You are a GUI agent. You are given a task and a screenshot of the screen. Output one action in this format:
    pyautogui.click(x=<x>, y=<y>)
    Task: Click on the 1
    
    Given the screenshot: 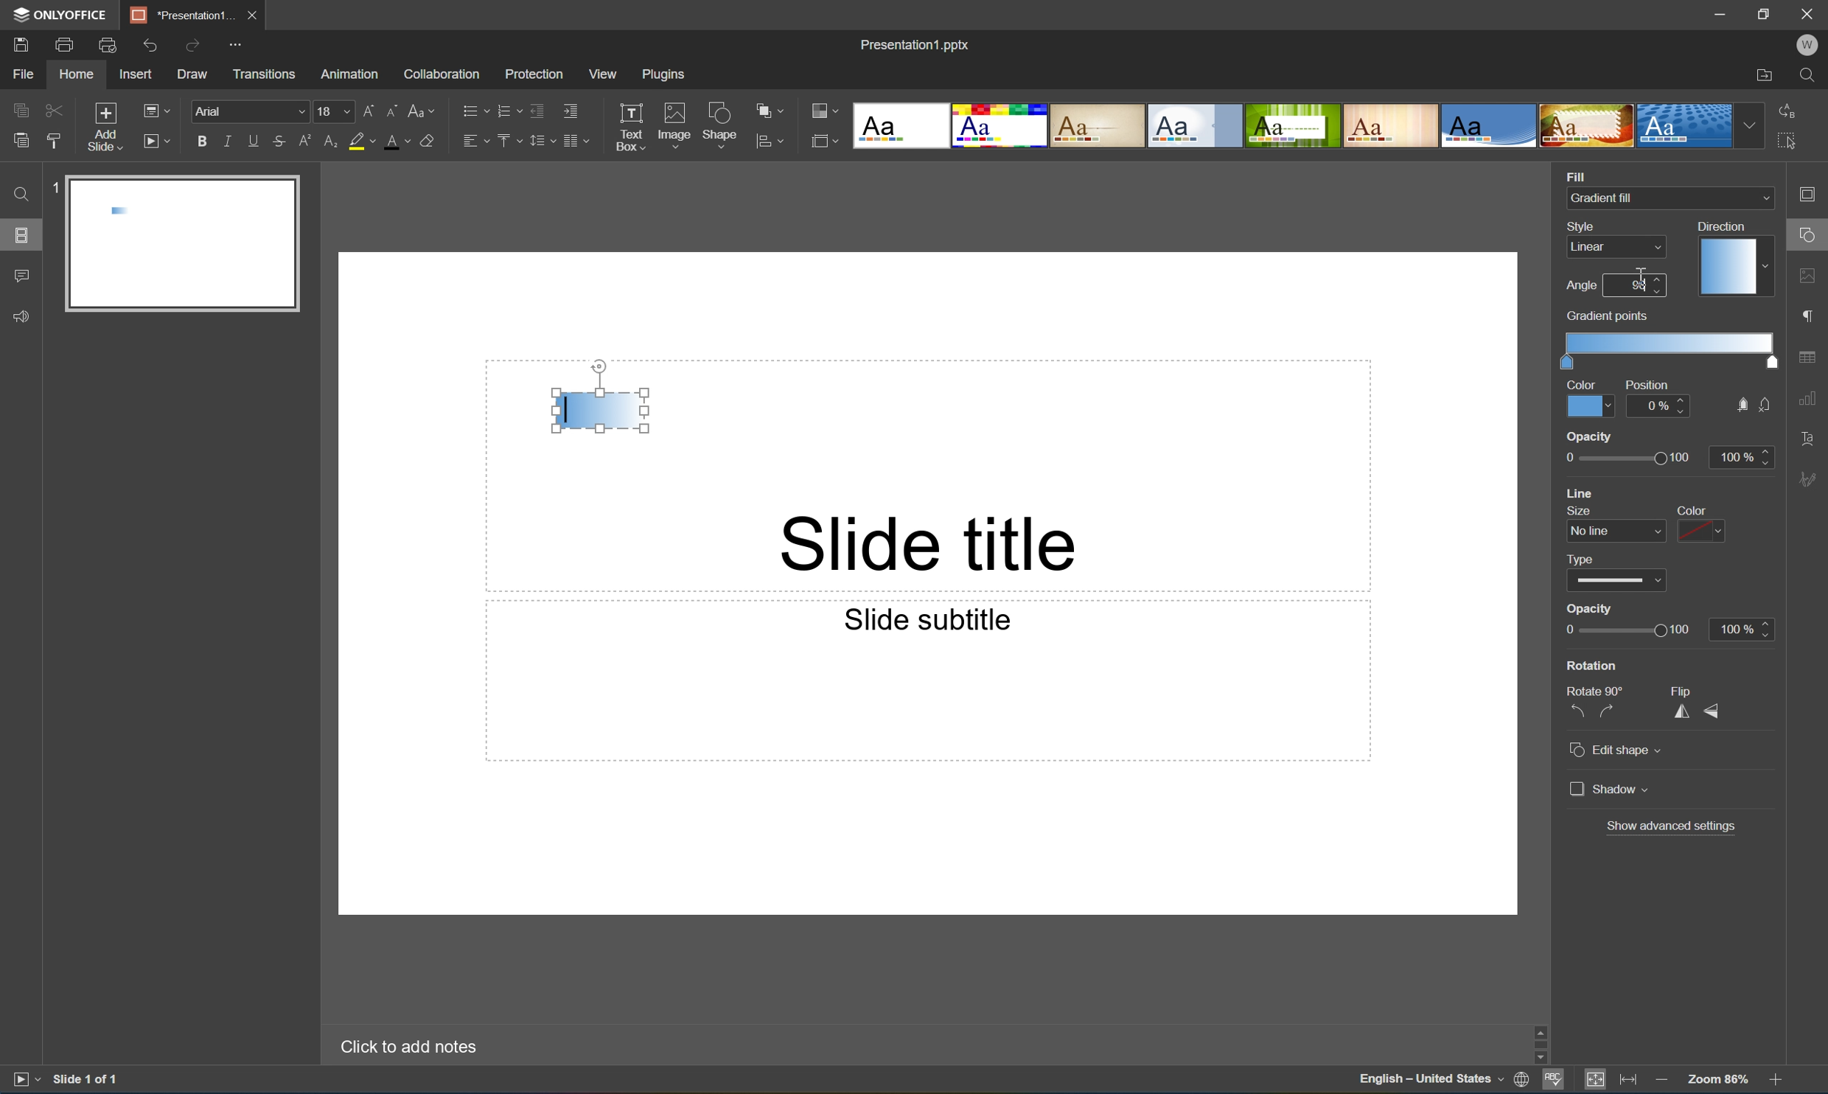 What is the action you would take?
    pyautogui.click(x=53, y=192)
    